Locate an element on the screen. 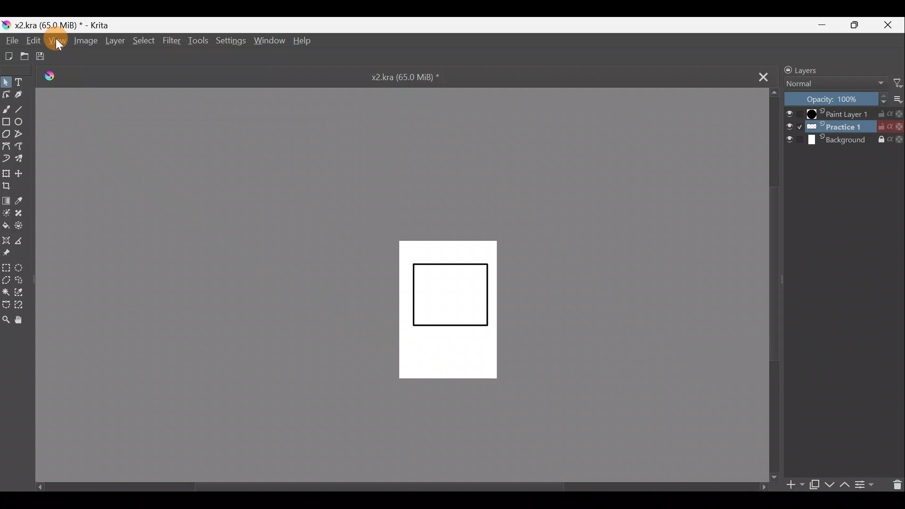 Image resolution: width=905 pixels, height=509 pixels. Canvas is located at coordinates (460, 310).